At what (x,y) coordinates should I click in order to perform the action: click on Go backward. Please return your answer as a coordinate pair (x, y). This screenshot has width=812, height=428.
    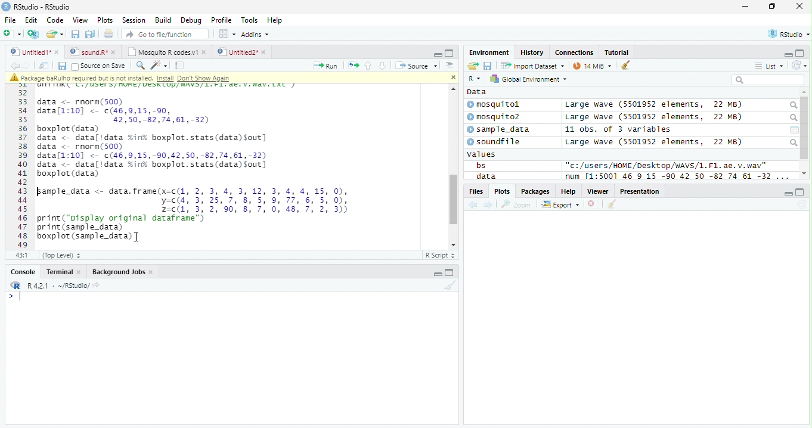
    Looking at the image, I should click on (14, 65).